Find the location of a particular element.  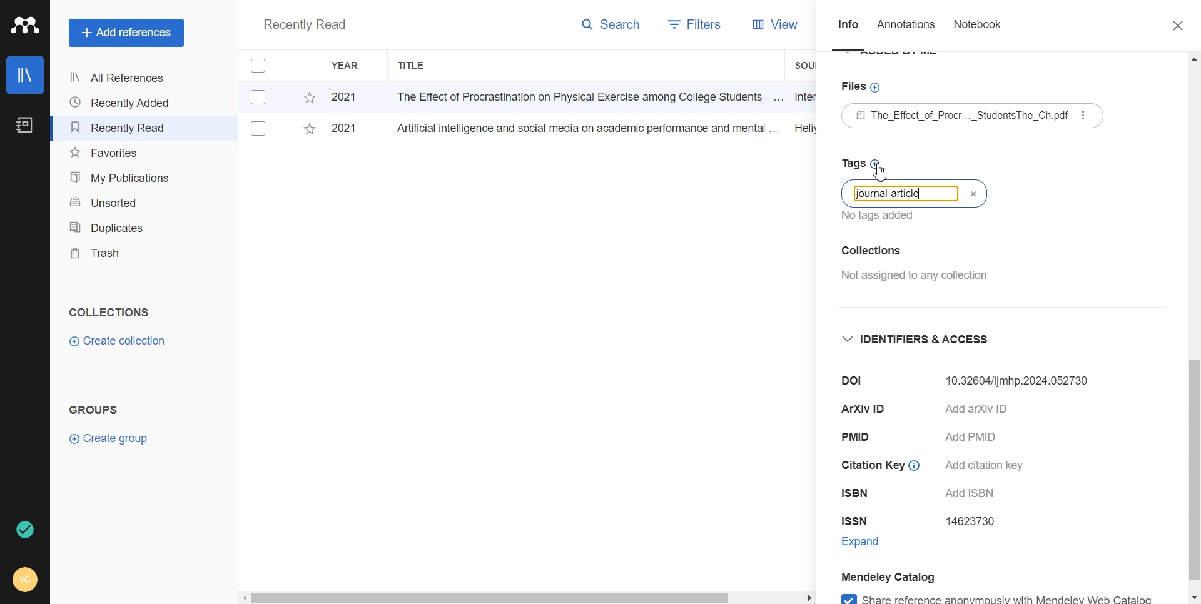

Expand is located at coordinates (873, 544).